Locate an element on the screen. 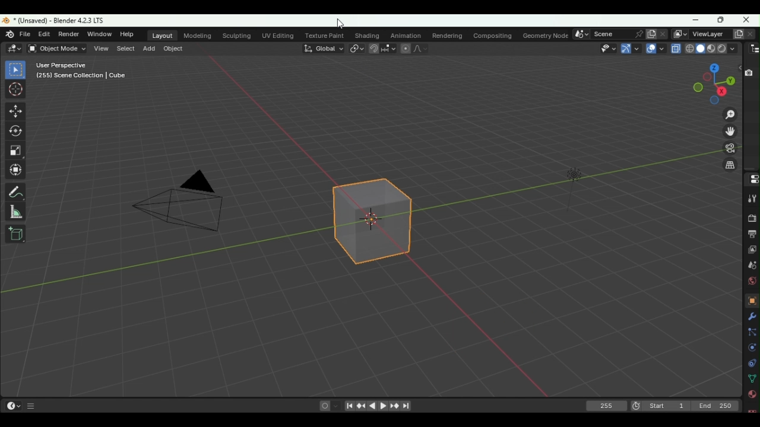 The height and width of the screenshot is (427, 760). Minimize is located at coordinates (695, 21).